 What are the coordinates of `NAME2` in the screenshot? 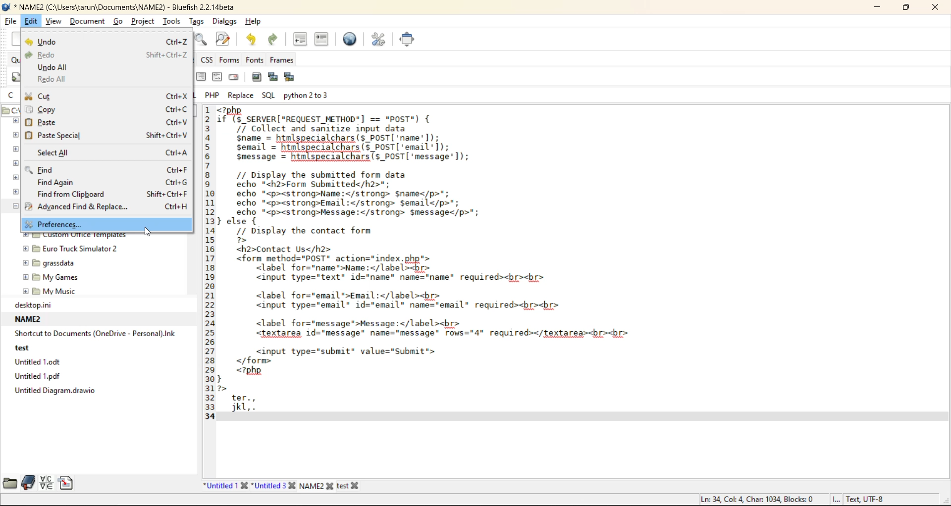 It's located at (25, 318).